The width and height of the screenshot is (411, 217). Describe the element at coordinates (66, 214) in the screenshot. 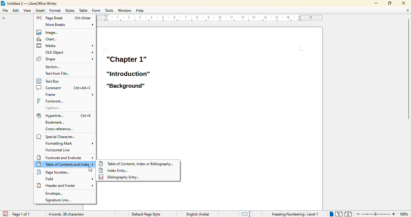

I see `4 words, 38 characters` at that location.